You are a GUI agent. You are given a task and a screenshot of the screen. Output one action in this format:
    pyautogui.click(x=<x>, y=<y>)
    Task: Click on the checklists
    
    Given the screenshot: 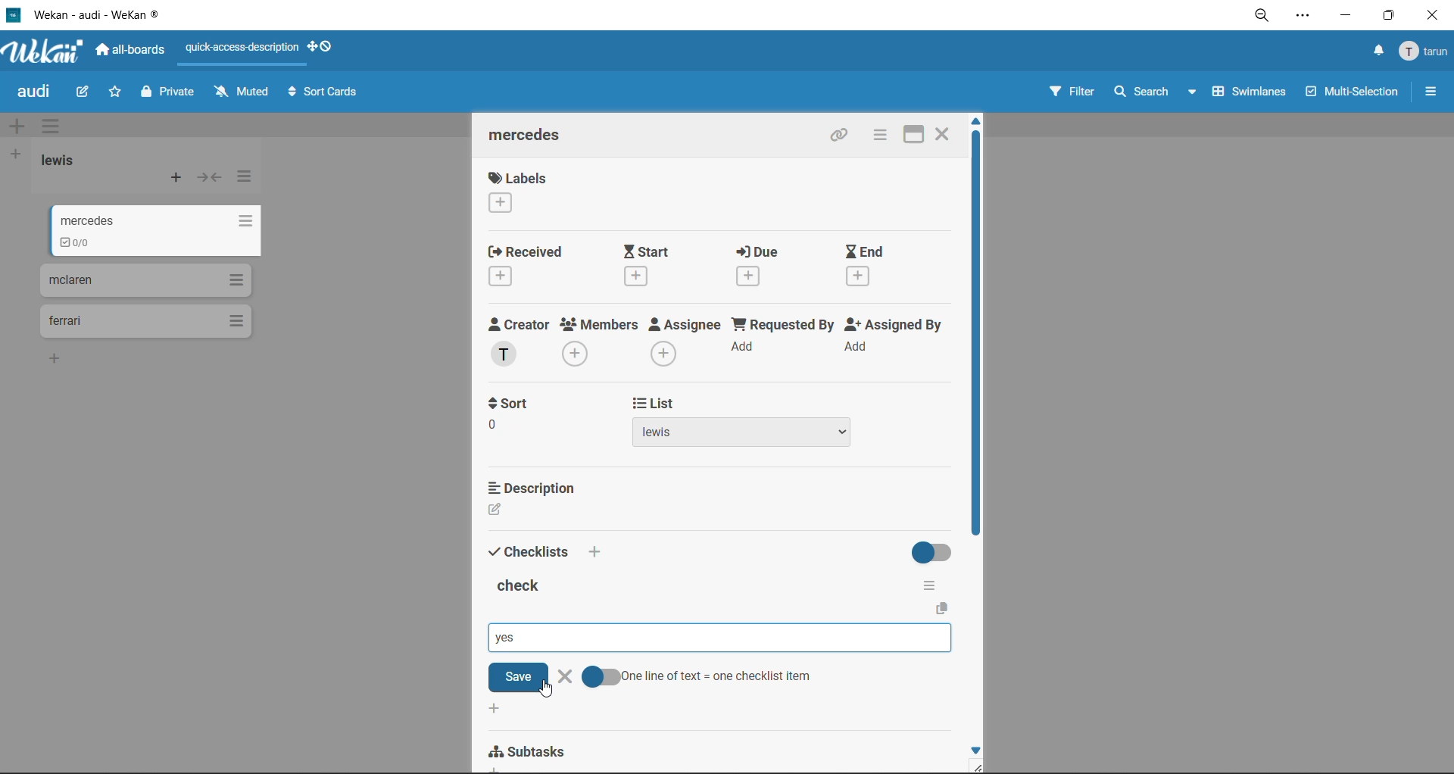 What is the action you would take?
    pyautogui.click(x=529, y=550)
    